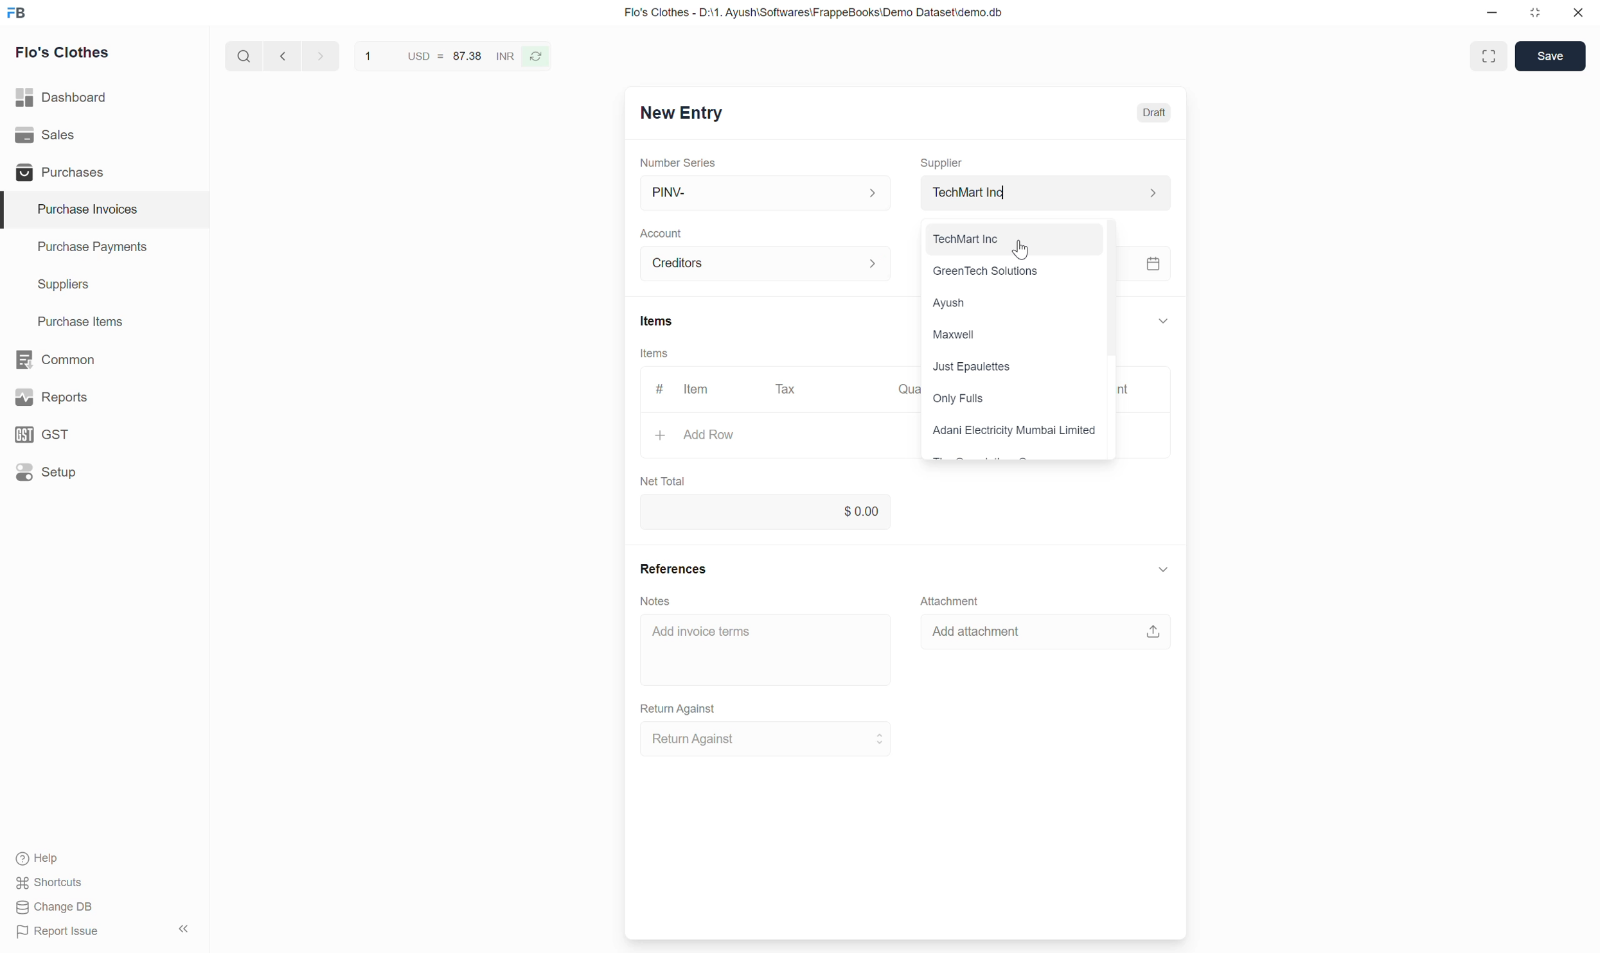 This screenshot has height=953, width=1600. Describe the element at coordinates (656, 321) in the screenshot. I see `Items` at that location.